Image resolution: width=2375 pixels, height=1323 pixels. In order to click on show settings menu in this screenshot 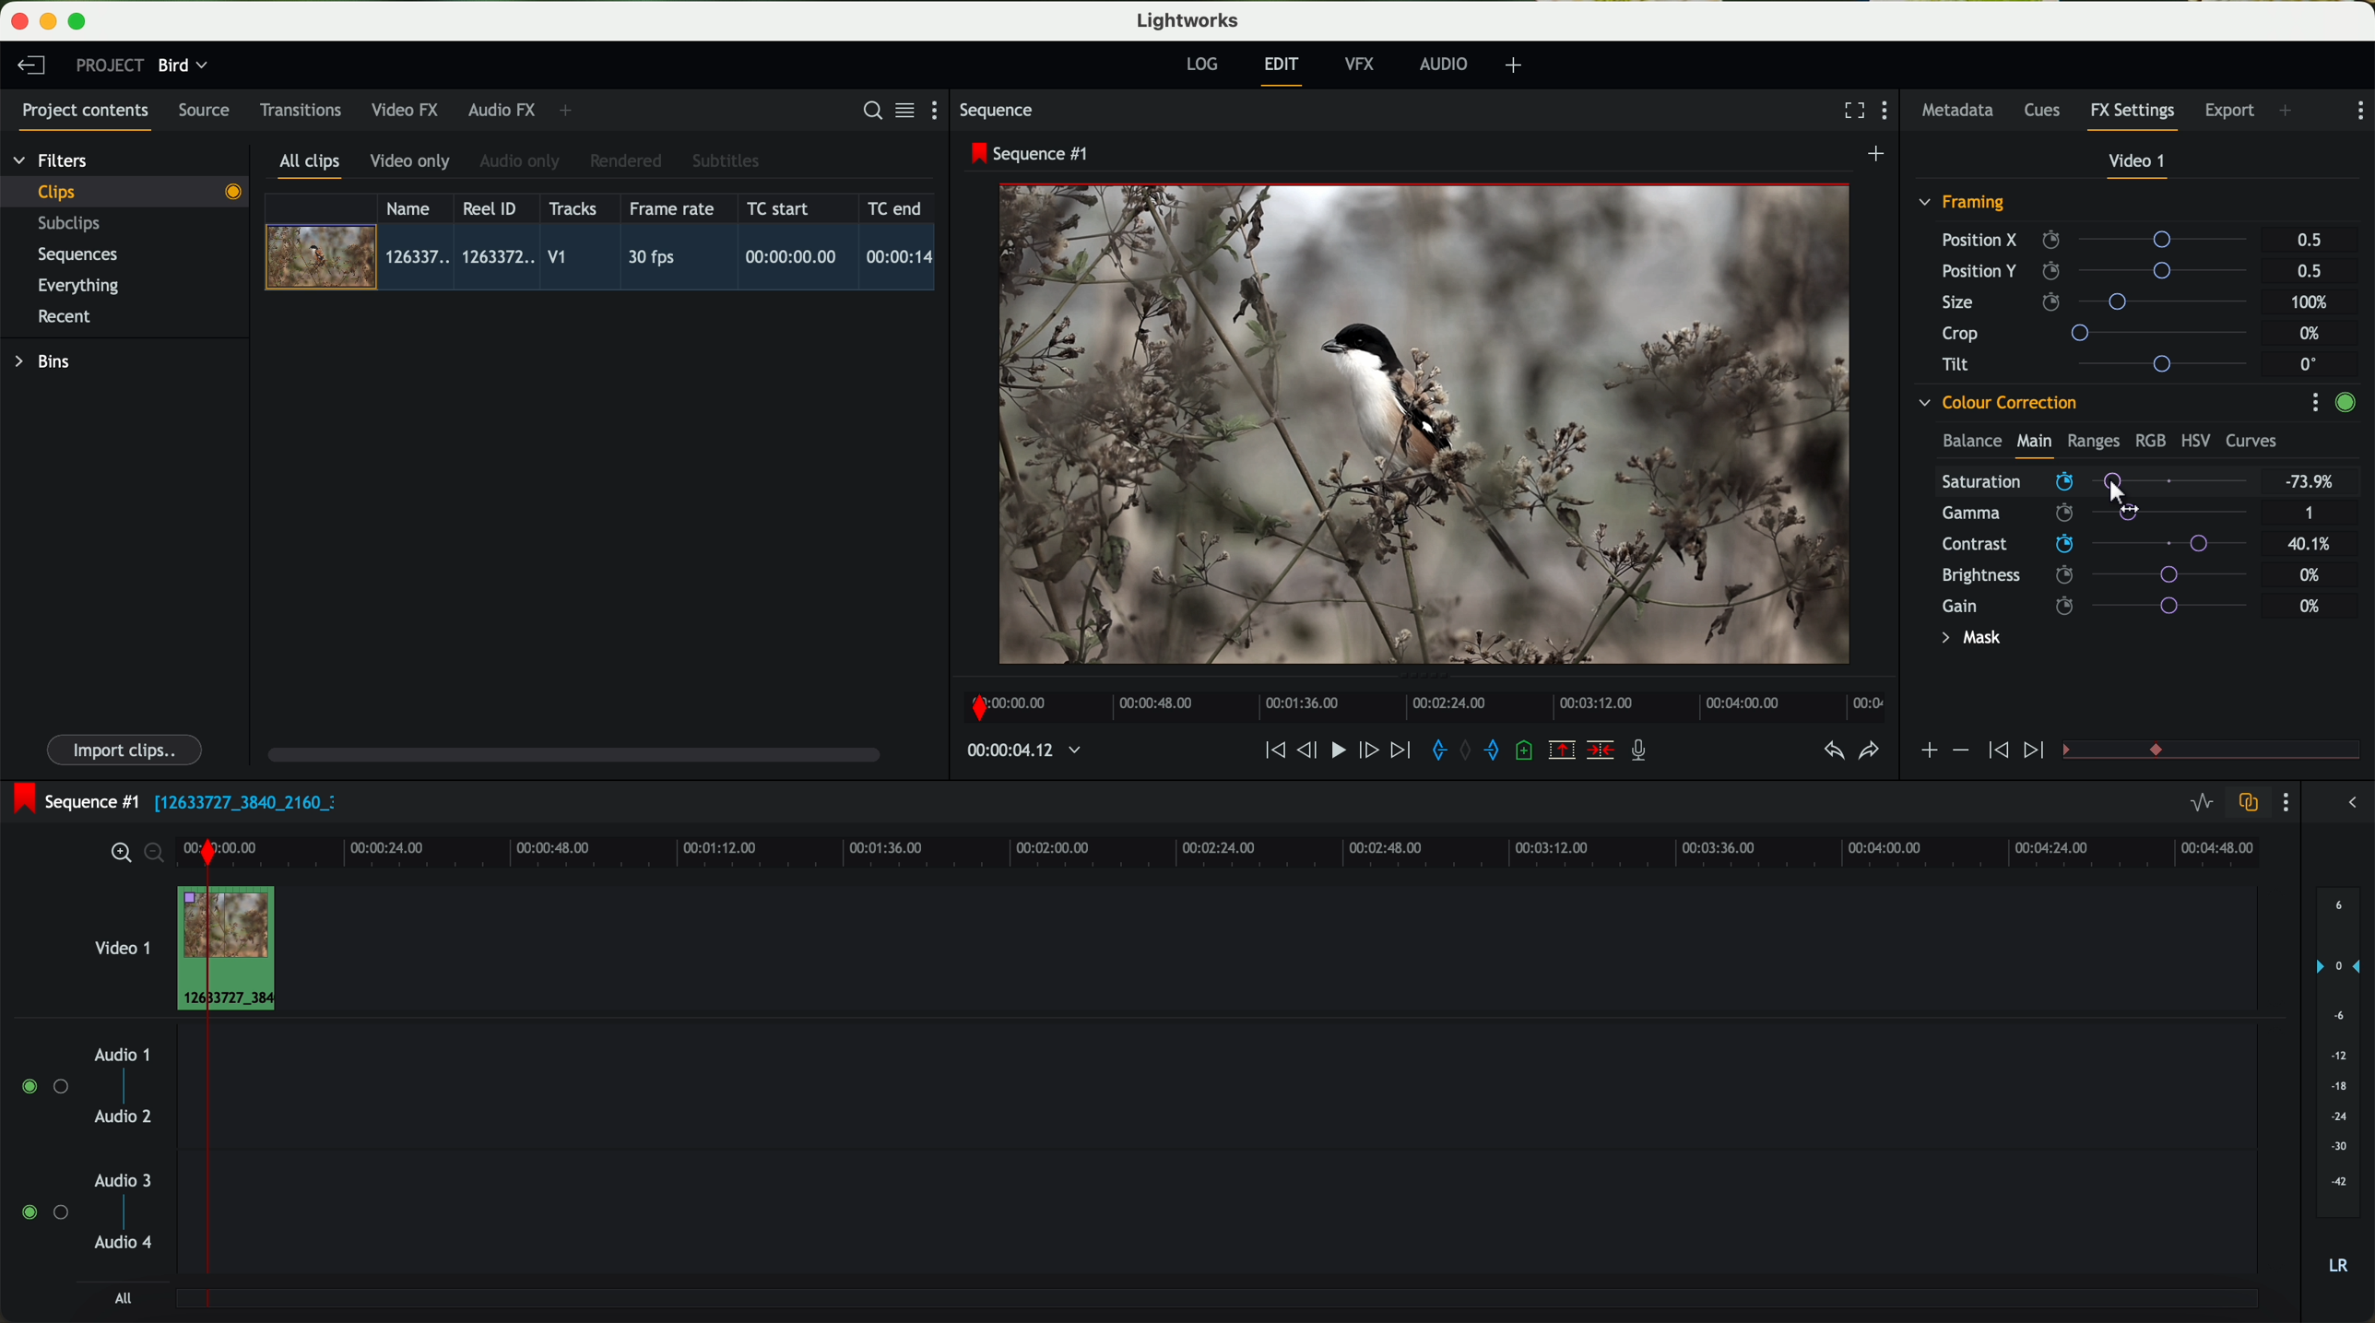, I will do `click(2358, 111)`.